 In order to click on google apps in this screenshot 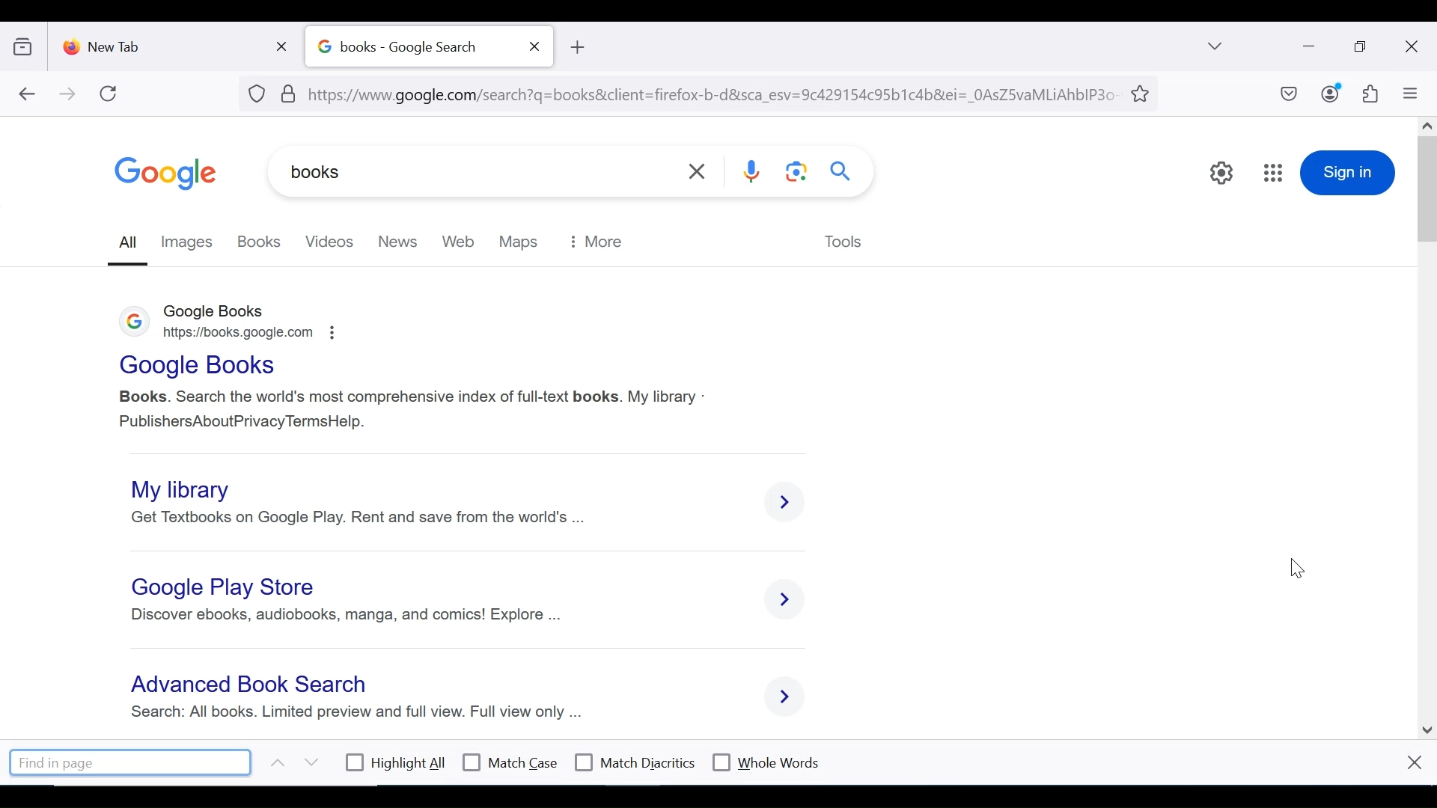, I will do `click(1274, 174)`.